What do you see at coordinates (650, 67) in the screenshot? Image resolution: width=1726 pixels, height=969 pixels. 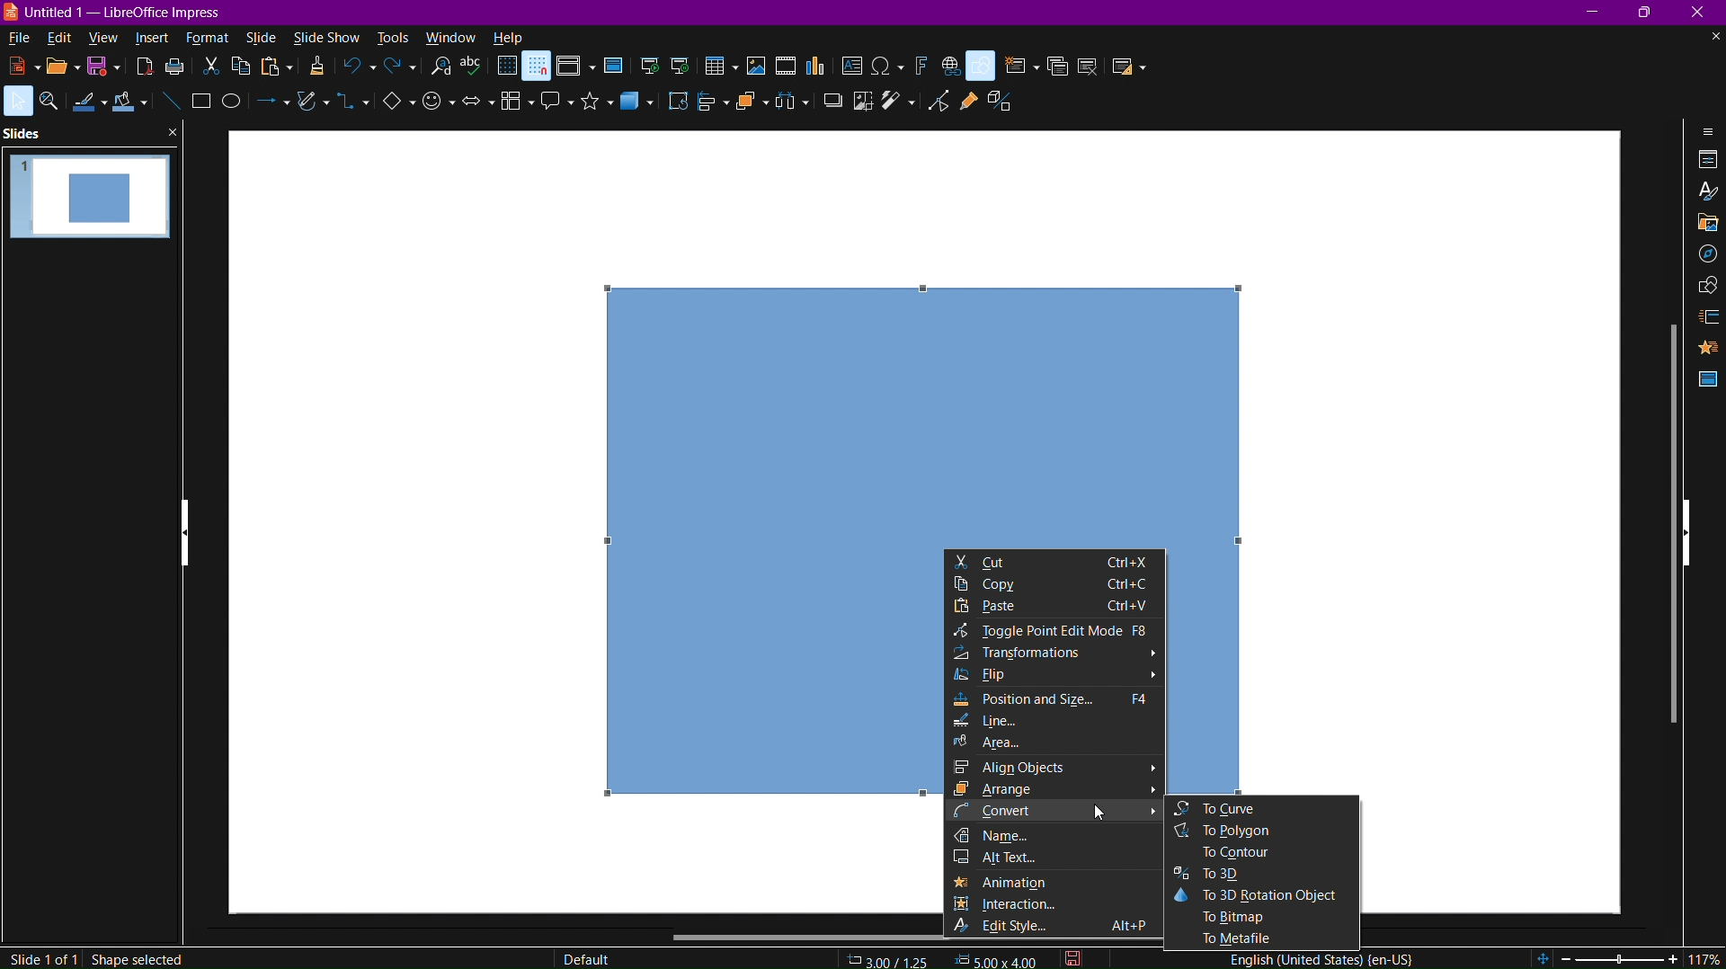 I see `Start from First Slide` at bounding box center [650, 67].